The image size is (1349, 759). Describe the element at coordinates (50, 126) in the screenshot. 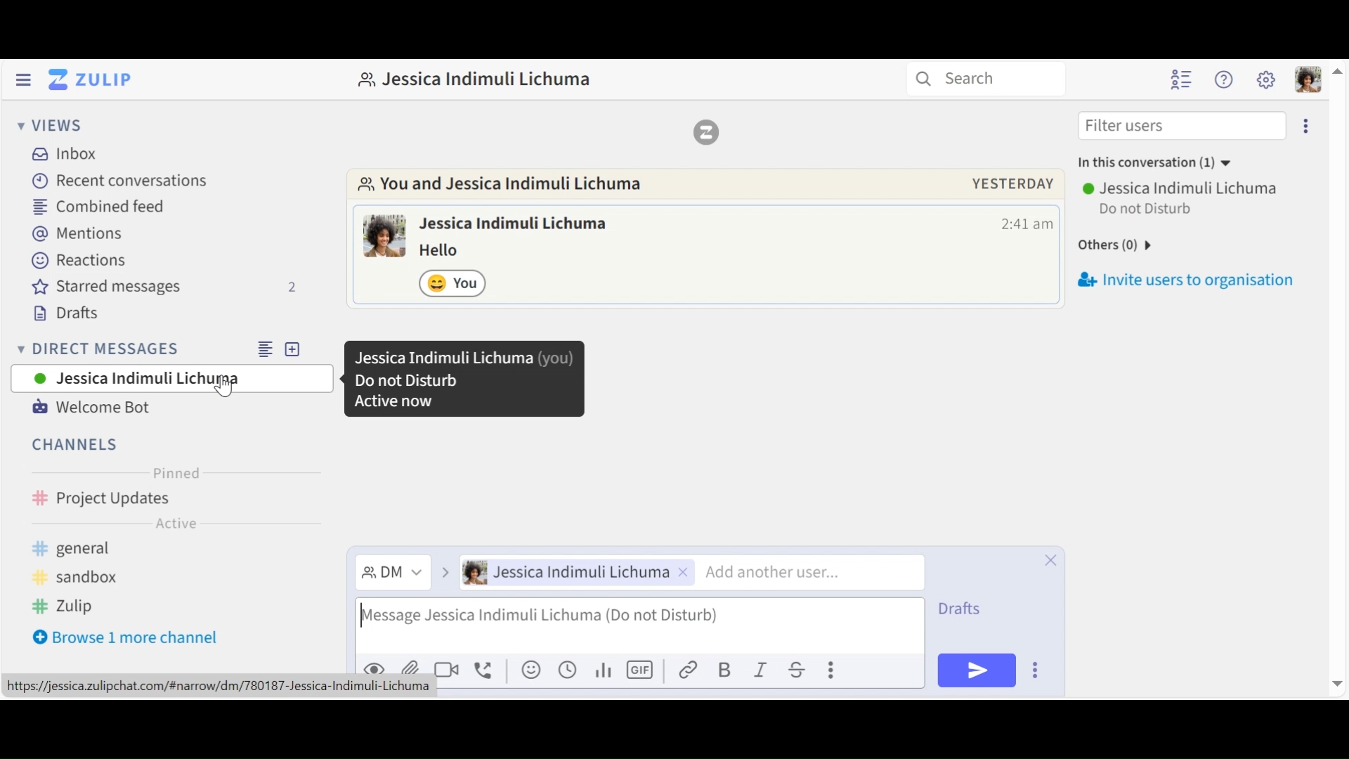

I see `Views` at that location.